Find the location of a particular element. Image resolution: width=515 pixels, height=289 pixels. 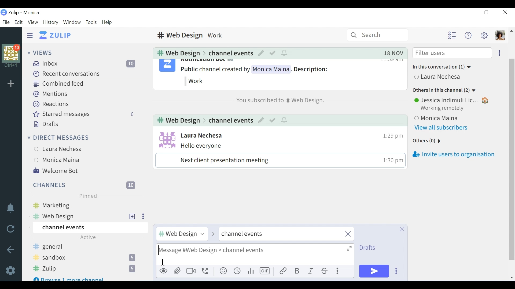

time is located at coordinates (391, 161).